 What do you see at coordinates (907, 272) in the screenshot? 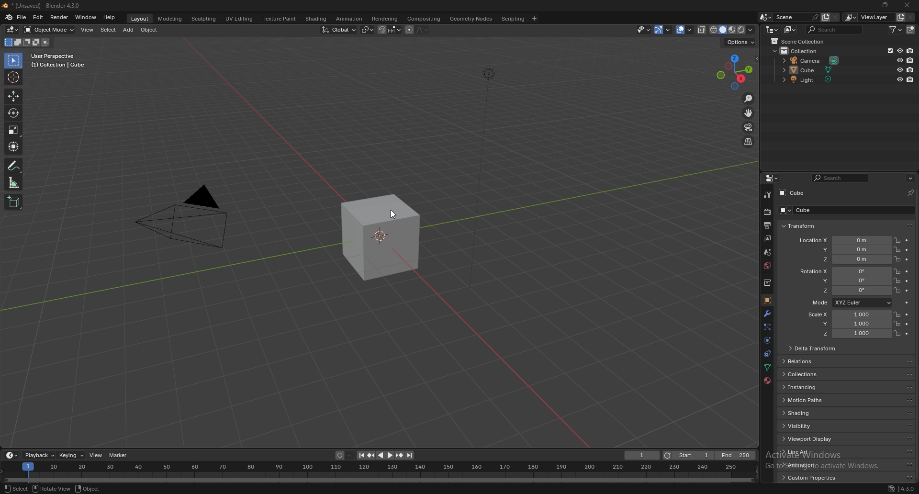
I see `animate property` at bounding box center [907, 272].